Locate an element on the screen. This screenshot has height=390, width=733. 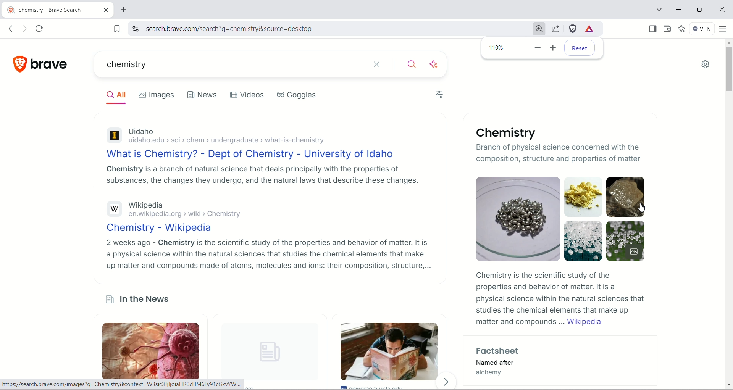
search is located at coordinates (326, 29).